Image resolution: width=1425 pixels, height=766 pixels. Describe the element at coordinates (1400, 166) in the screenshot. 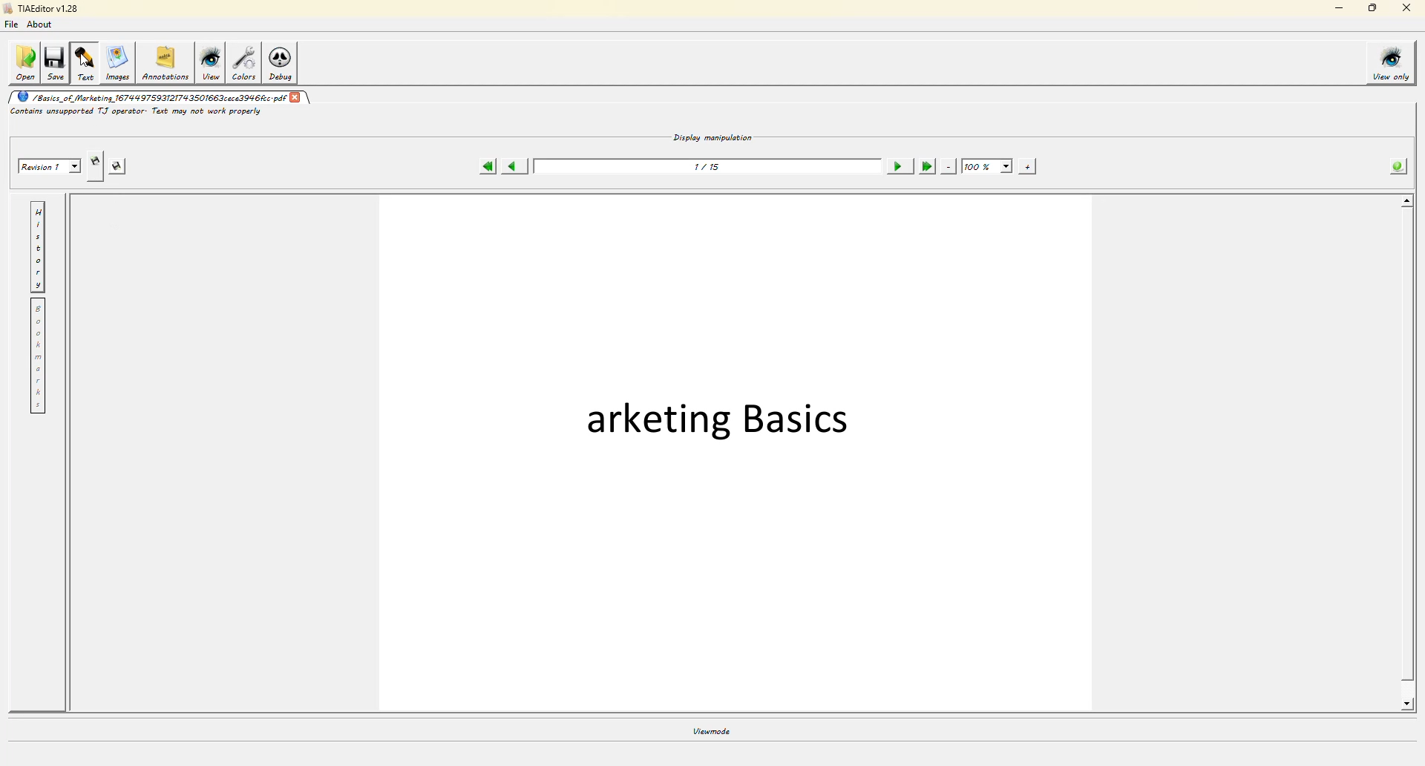

I see `info about the pdf` at that location.